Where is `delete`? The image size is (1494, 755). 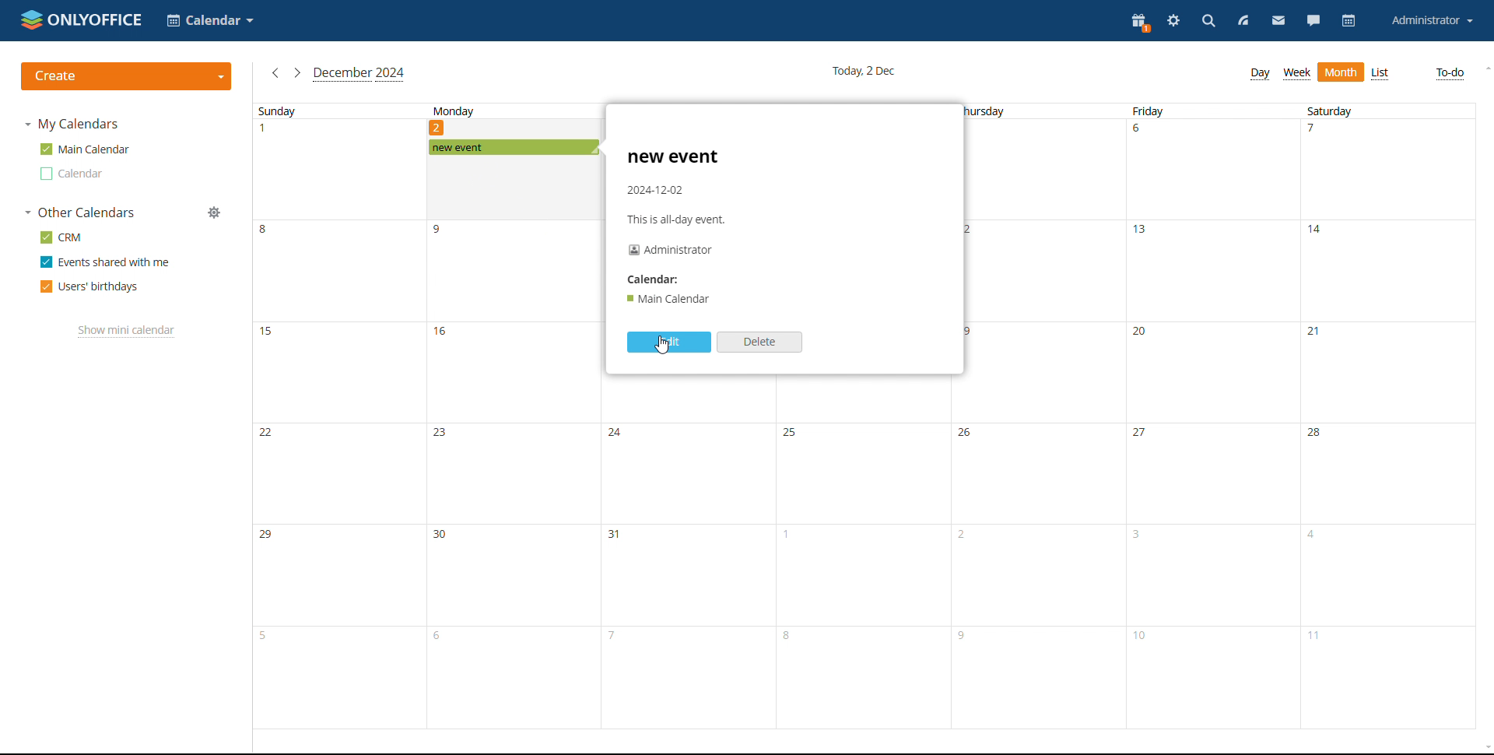
delete is located at coordinates (760, 342).